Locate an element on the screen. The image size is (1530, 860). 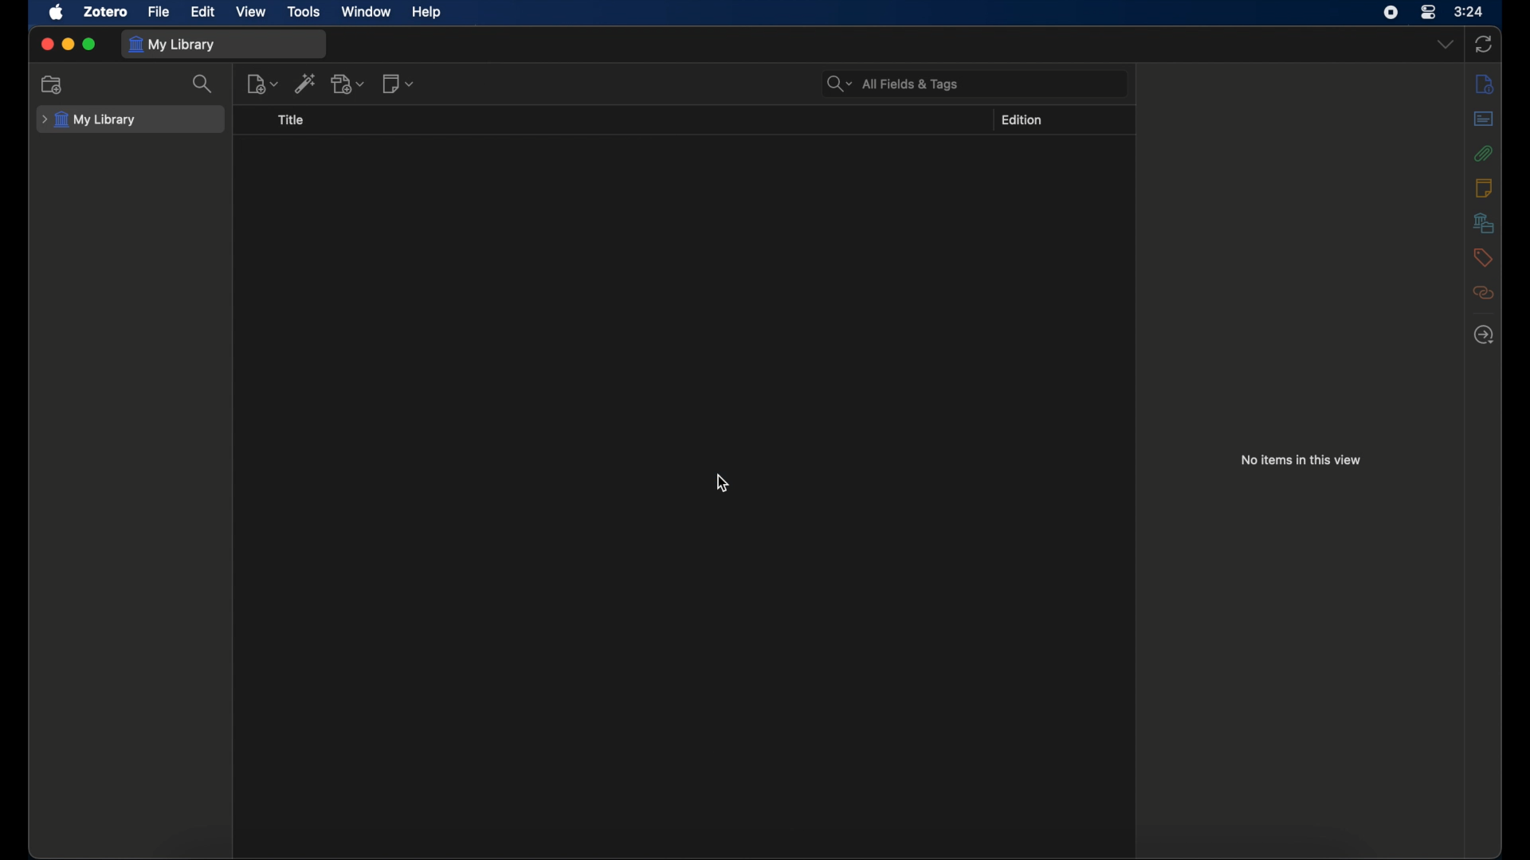
tools is located at coordinates (304, 12).